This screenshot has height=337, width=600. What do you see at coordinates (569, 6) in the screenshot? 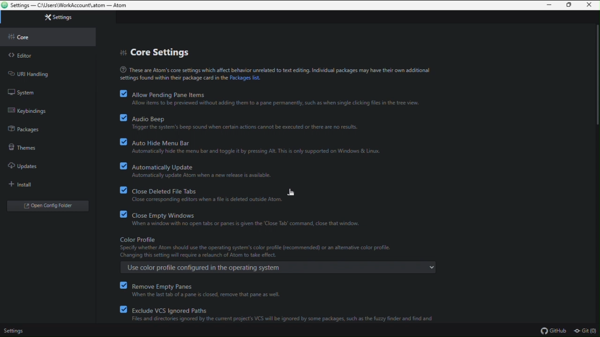
I see `restore` at bounding box center [569, 6].